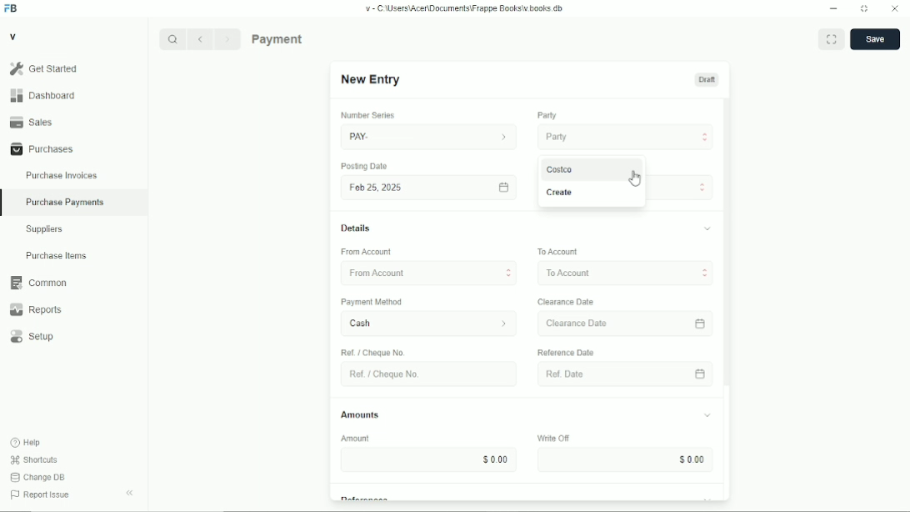 This screenshot has width=910, height=512. What do you see at coordinates (547, 115) in the screenshot?
I see `Party` at bounding box center [547, 115].